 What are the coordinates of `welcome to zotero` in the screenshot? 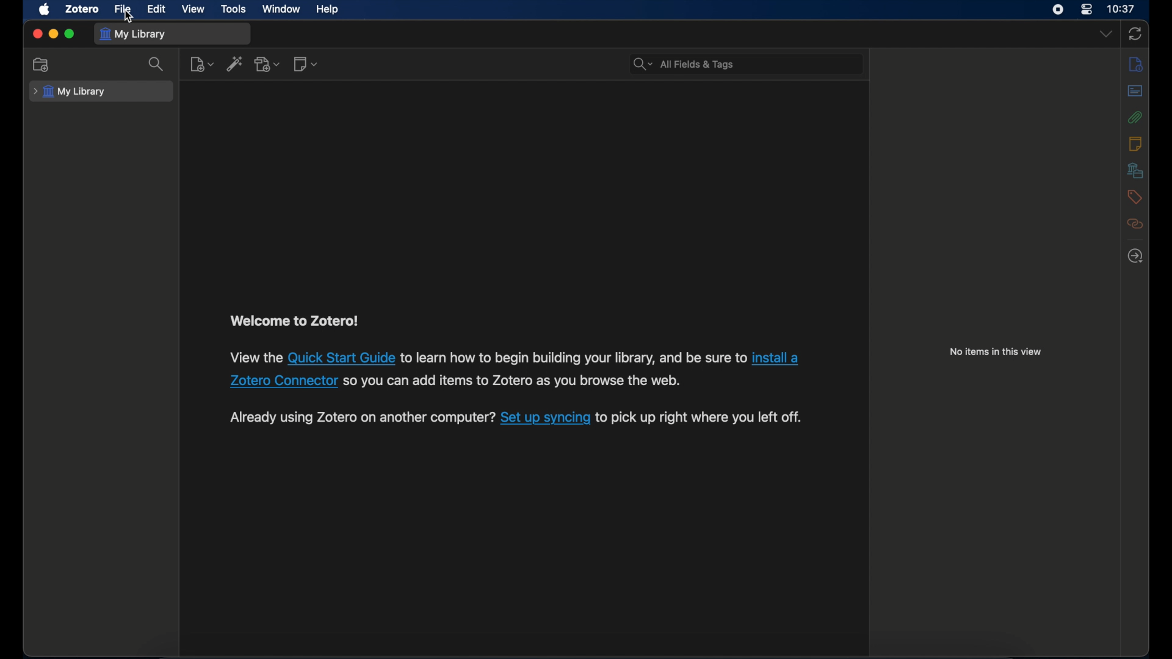 It's located at (294, 321).